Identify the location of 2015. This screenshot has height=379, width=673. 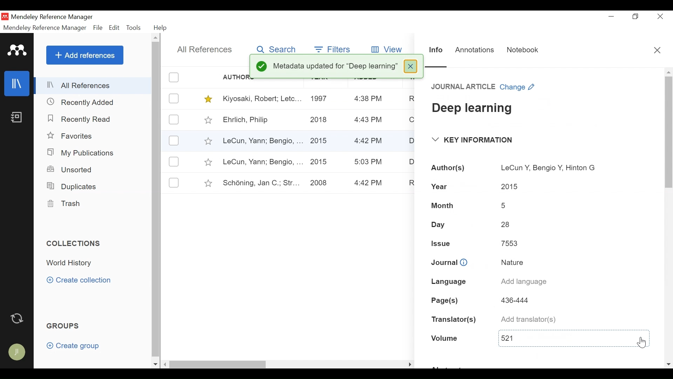
(319, 162).